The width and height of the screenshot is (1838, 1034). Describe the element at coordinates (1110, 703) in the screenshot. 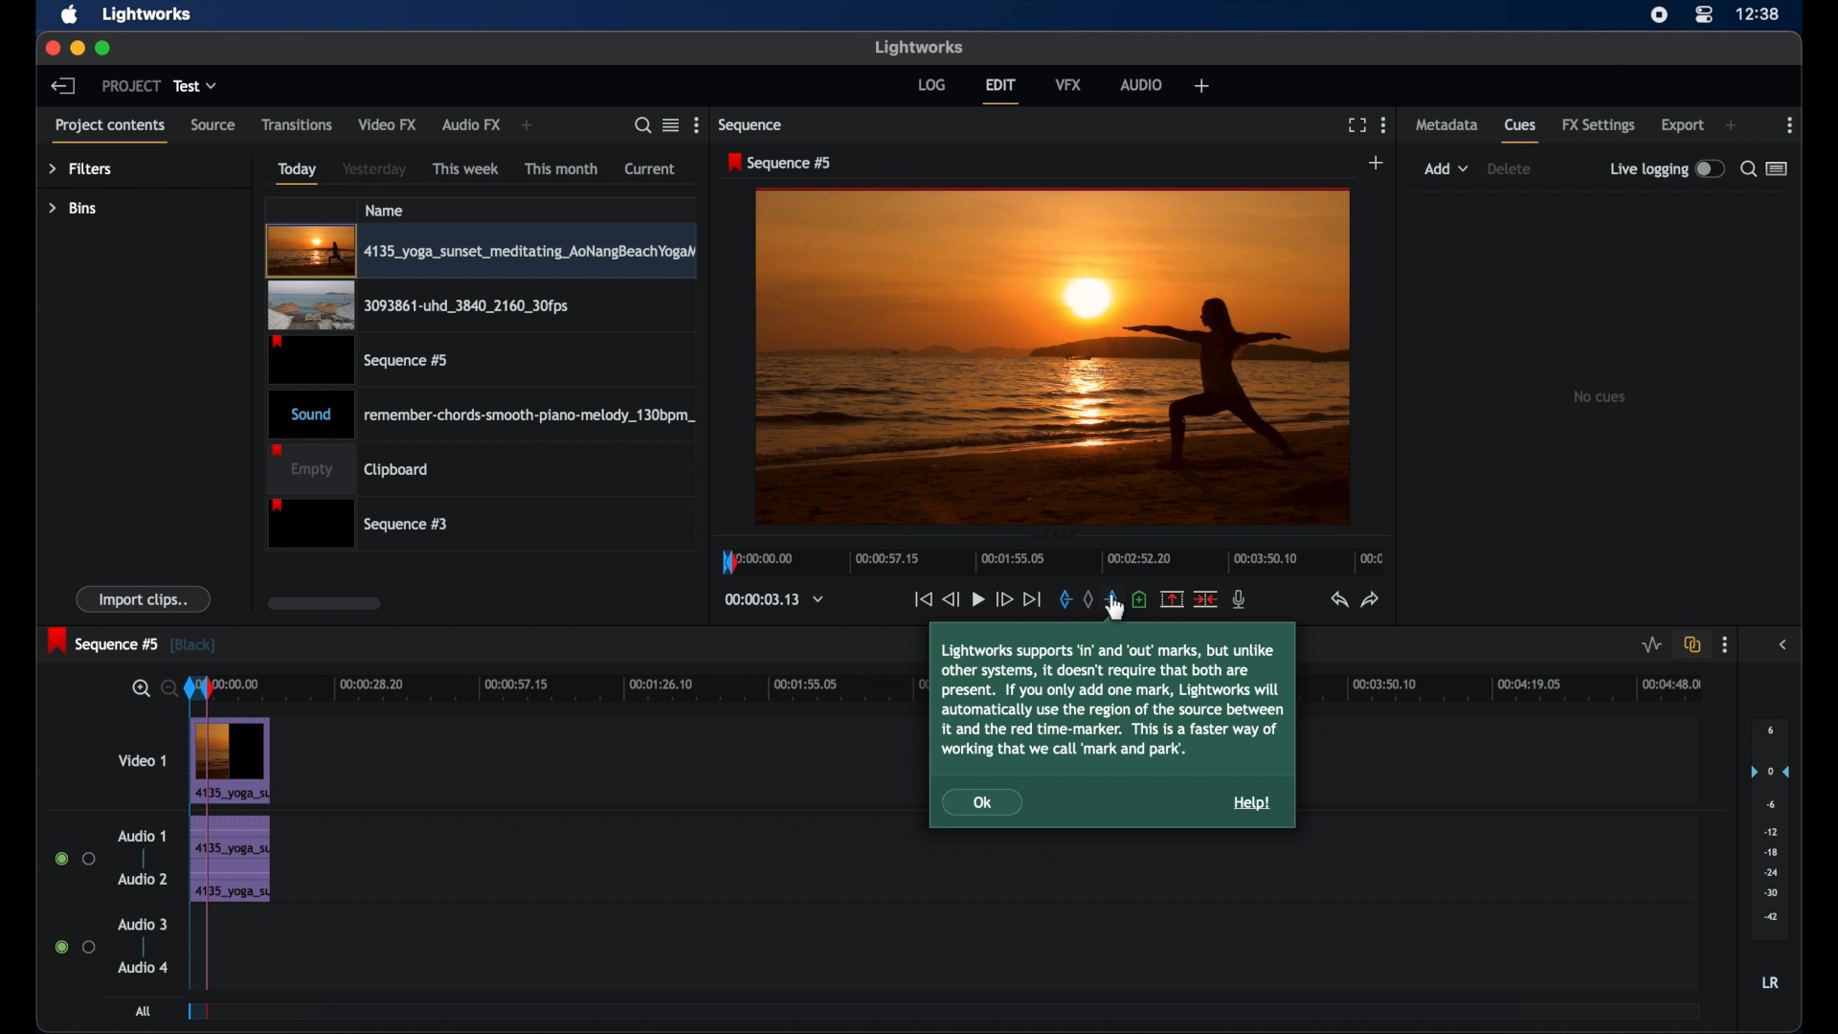

I see `Lightworks supports ‘in’ and ‘out’ marks, but unlikeother systems, it doesn't require that both arepresent. If you only add one mark, Lightworks willautomatically use the region of the source betweenit and the red time-marker. This is a faster way ofworking that we call ‘mark and park tooltip` at that location.